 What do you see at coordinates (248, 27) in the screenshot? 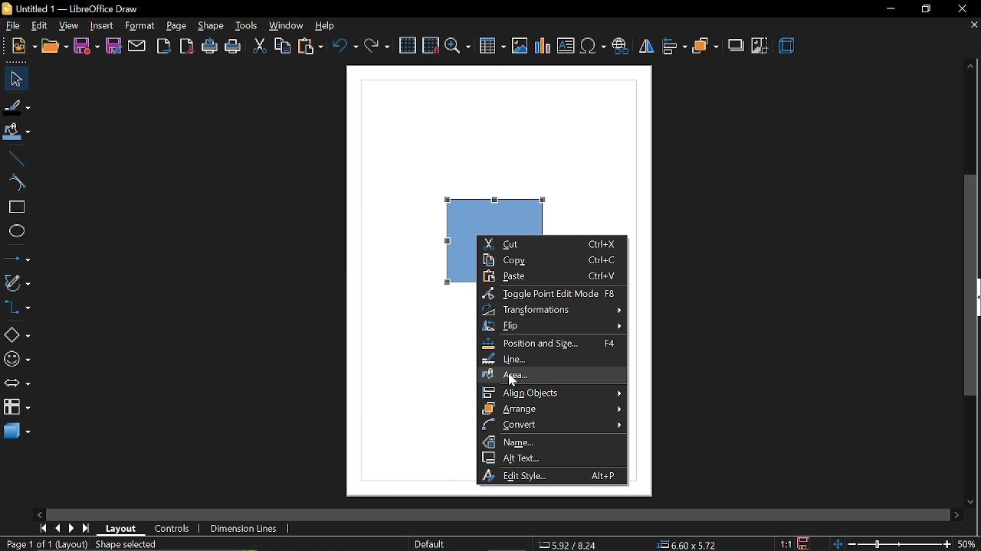
I see `tools` at bounding box center [248, 27].